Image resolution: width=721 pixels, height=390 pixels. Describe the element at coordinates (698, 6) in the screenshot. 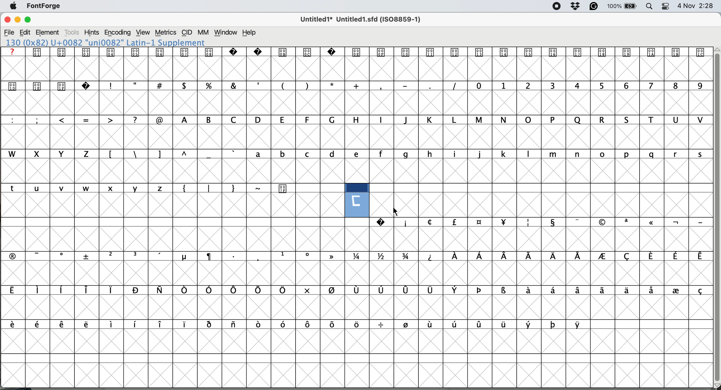

I see `Date and Time` at that location.